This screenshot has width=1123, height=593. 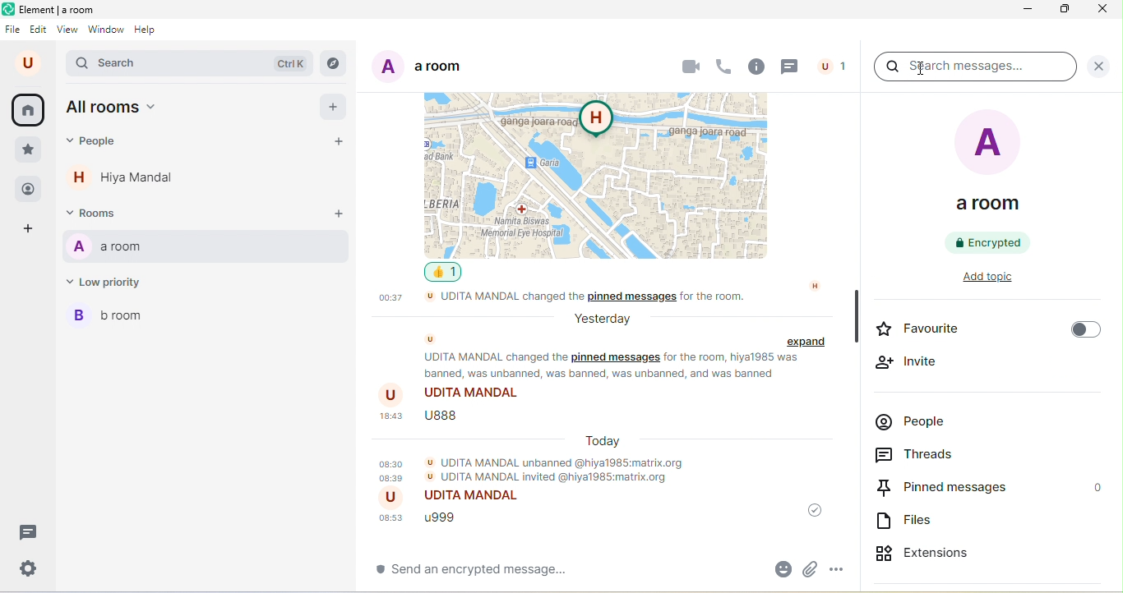 I want to click on encrypted, so click(x=990, y=242).